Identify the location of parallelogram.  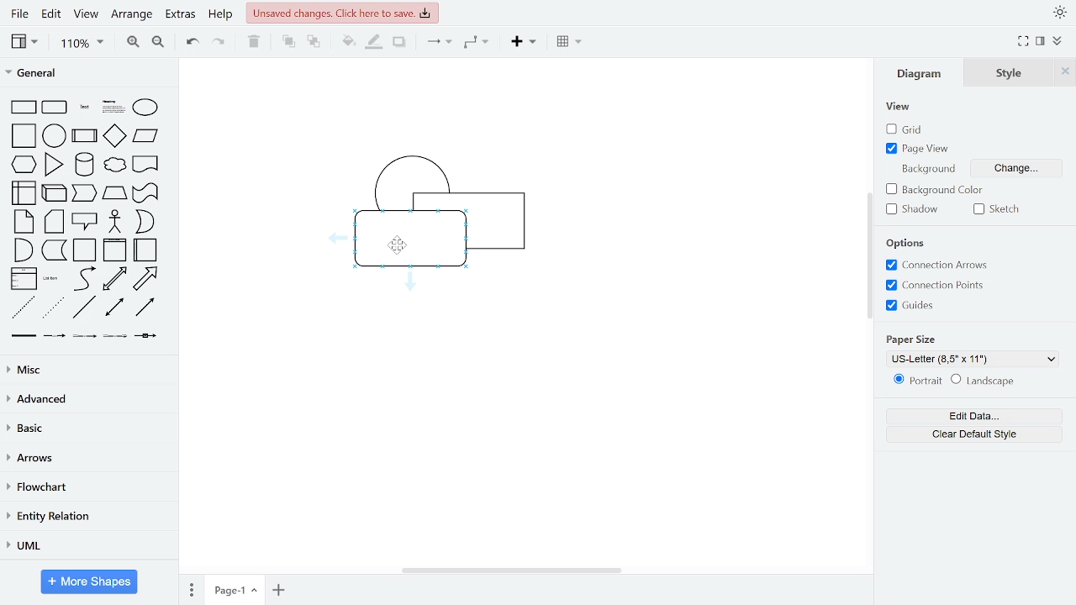
(145, 137).